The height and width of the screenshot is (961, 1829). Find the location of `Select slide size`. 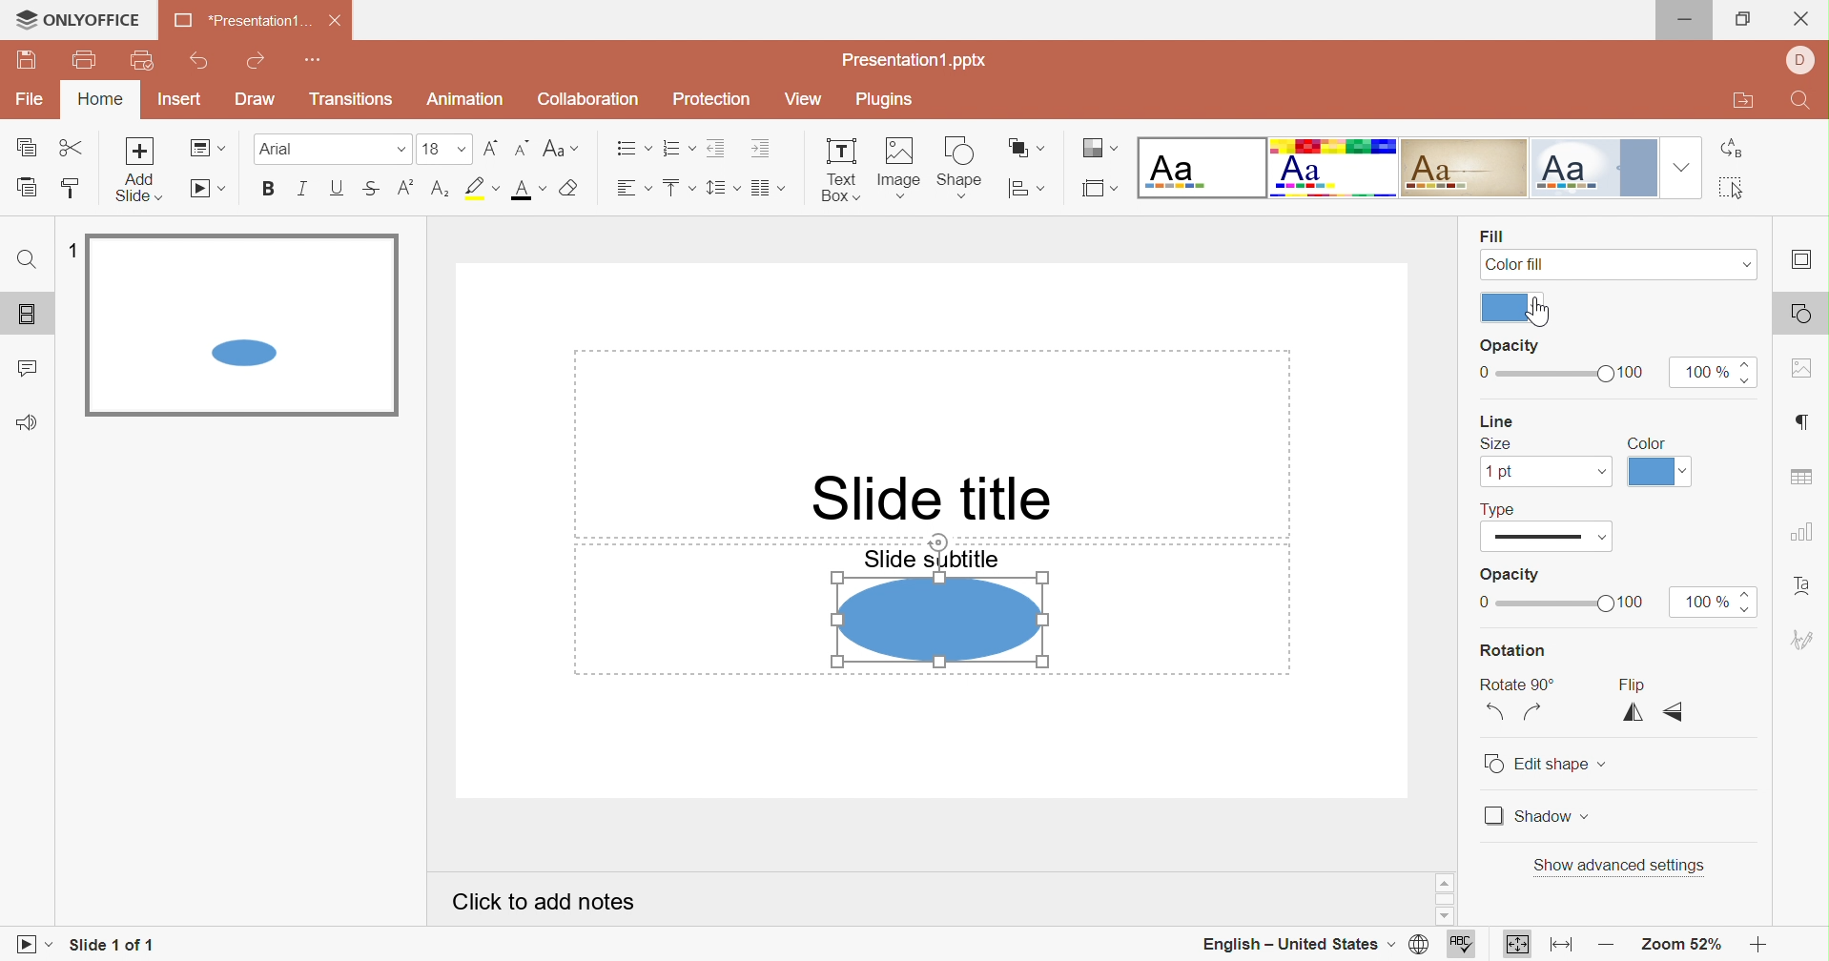

Select slide size is located at coordinates (1099, 189).